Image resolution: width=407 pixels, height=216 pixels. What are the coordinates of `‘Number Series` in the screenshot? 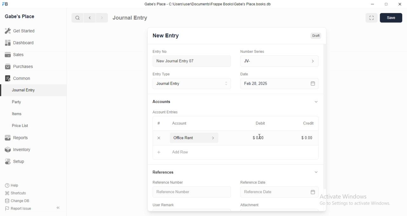 It's located at (252, 51).